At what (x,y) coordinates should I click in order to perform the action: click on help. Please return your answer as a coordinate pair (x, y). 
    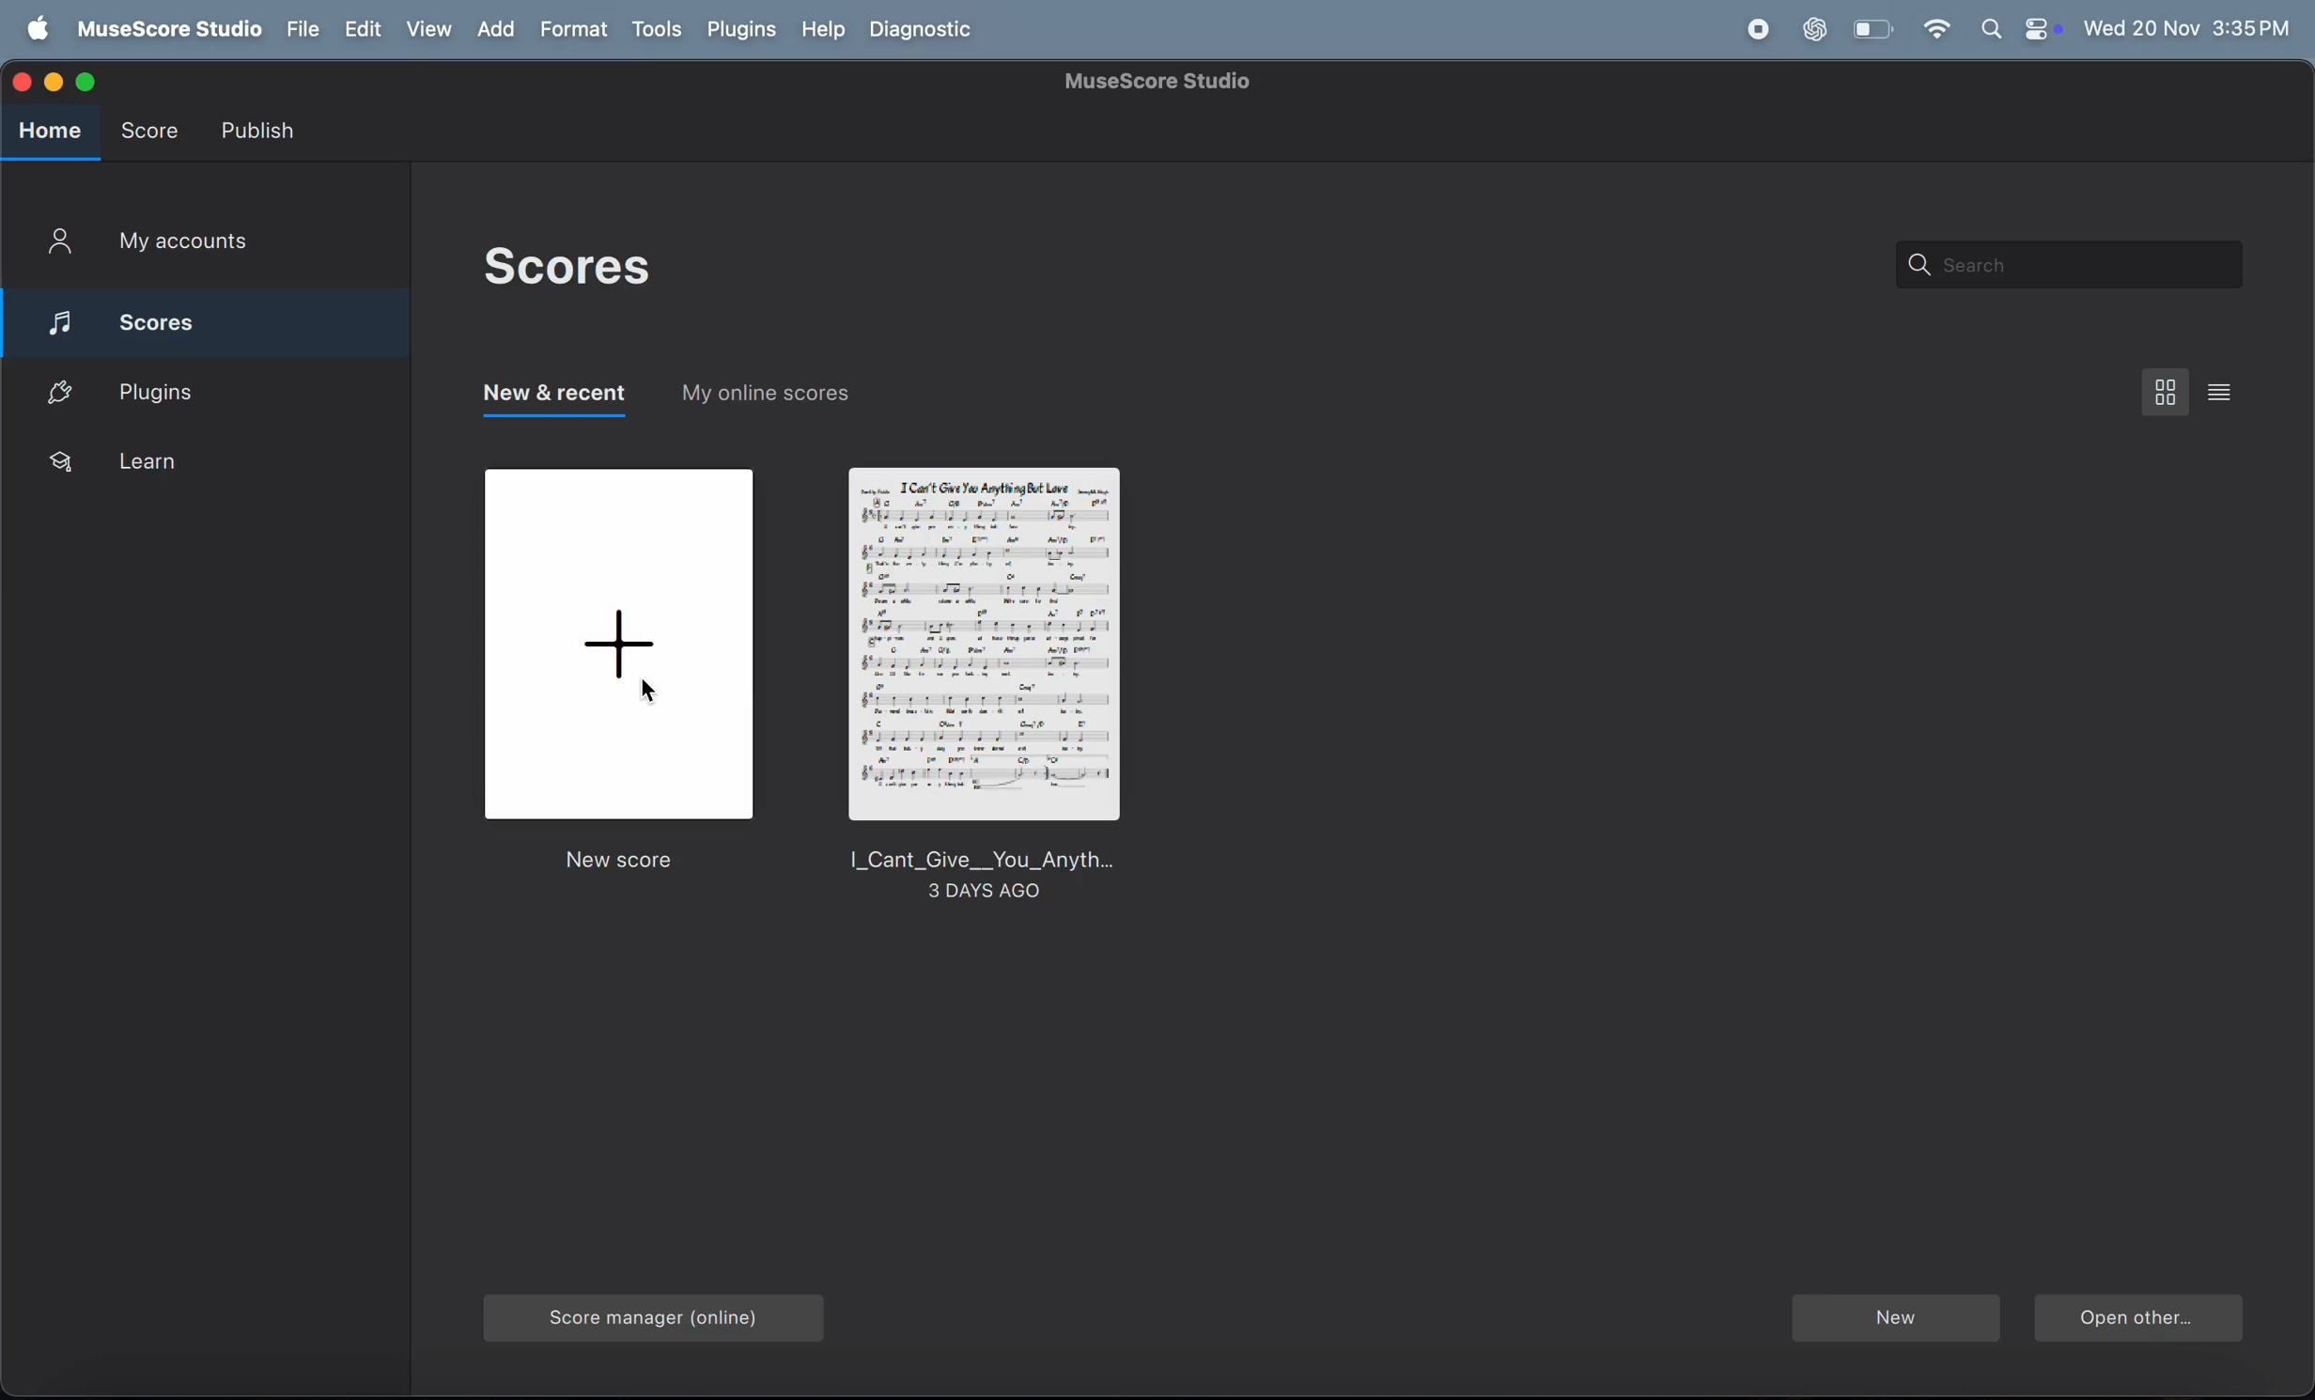
    Looking at the image, I should click on (819, 30).